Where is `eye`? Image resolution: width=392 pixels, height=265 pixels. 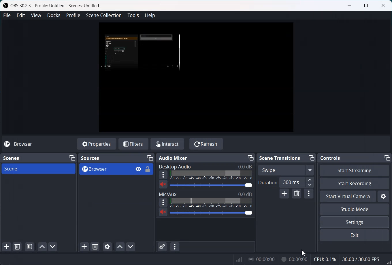
eye is located at coordinates (139, 169).